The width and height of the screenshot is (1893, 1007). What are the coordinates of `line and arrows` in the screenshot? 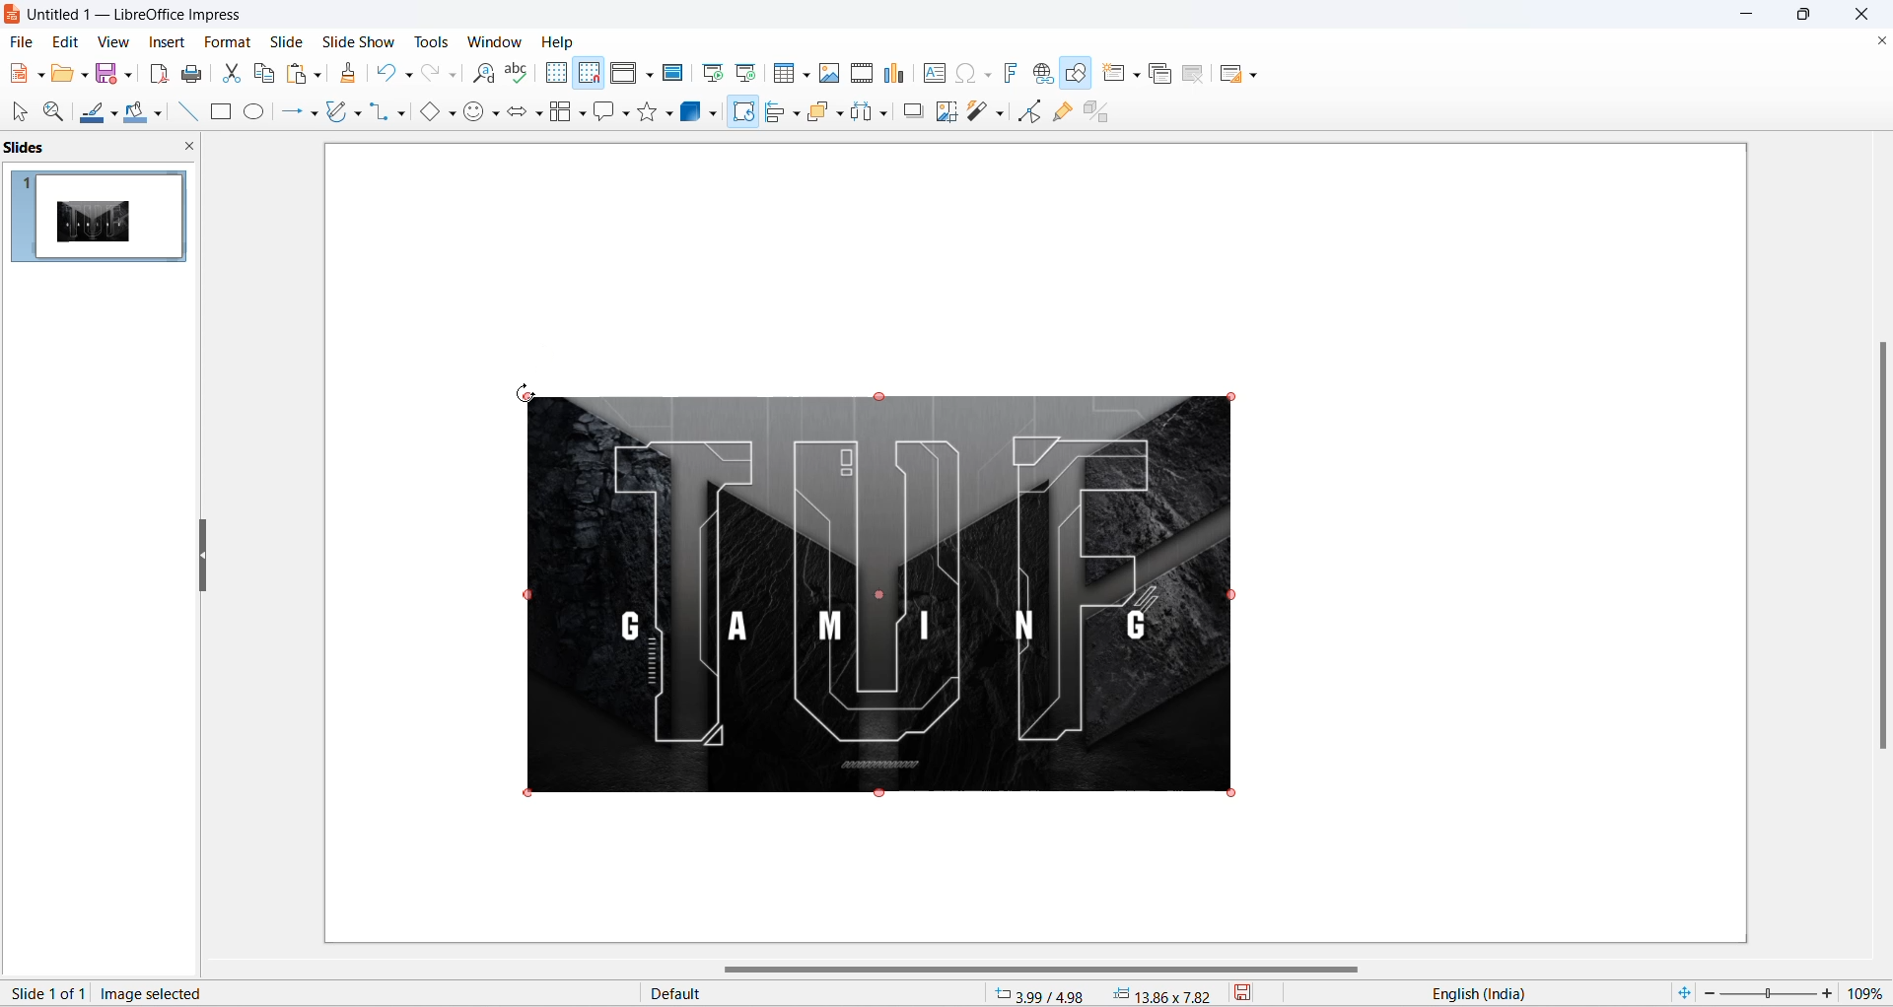 It's located at (288, 112).